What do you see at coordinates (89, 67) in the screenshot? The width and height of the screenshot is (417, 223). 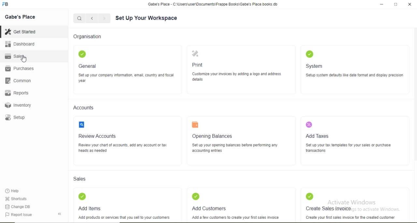 I see `General` at bounding box center [89, 67].